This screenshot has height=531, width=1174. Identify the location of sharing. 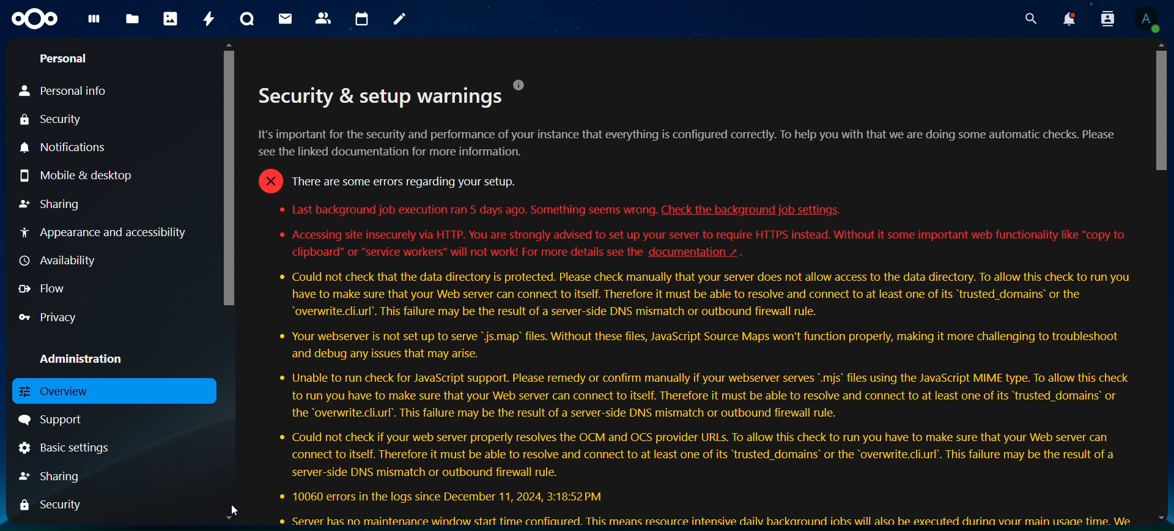
(53, 204).